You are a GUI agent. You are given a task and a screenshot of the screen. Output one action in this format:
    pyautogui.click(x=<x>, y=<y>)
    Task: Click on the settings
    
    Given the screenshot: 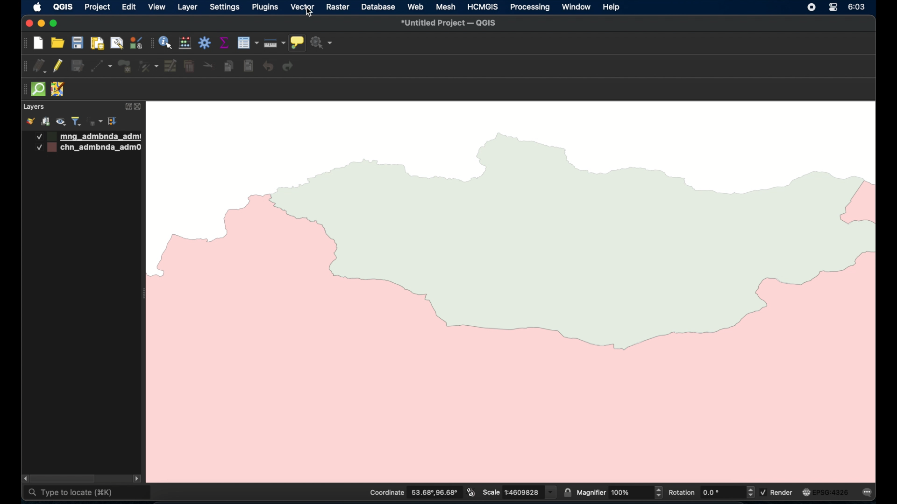 What is the action you would take?
    pyautogui.click(x=224, y=8)
    